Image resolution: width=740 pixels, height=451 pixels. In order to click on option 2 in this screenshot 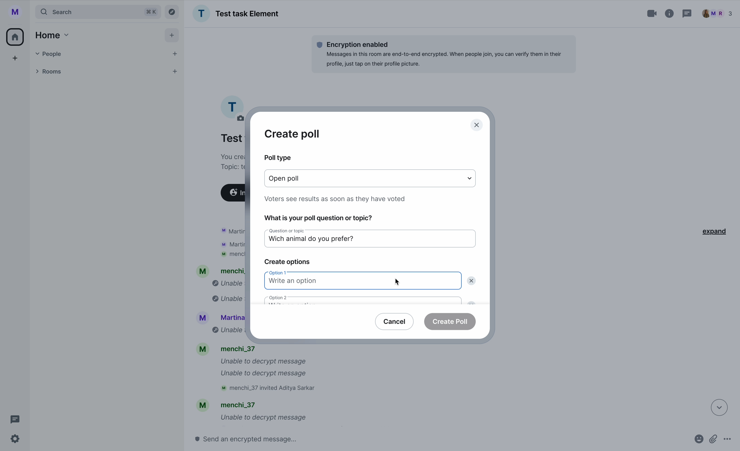, I will do `click(363, 299)`.